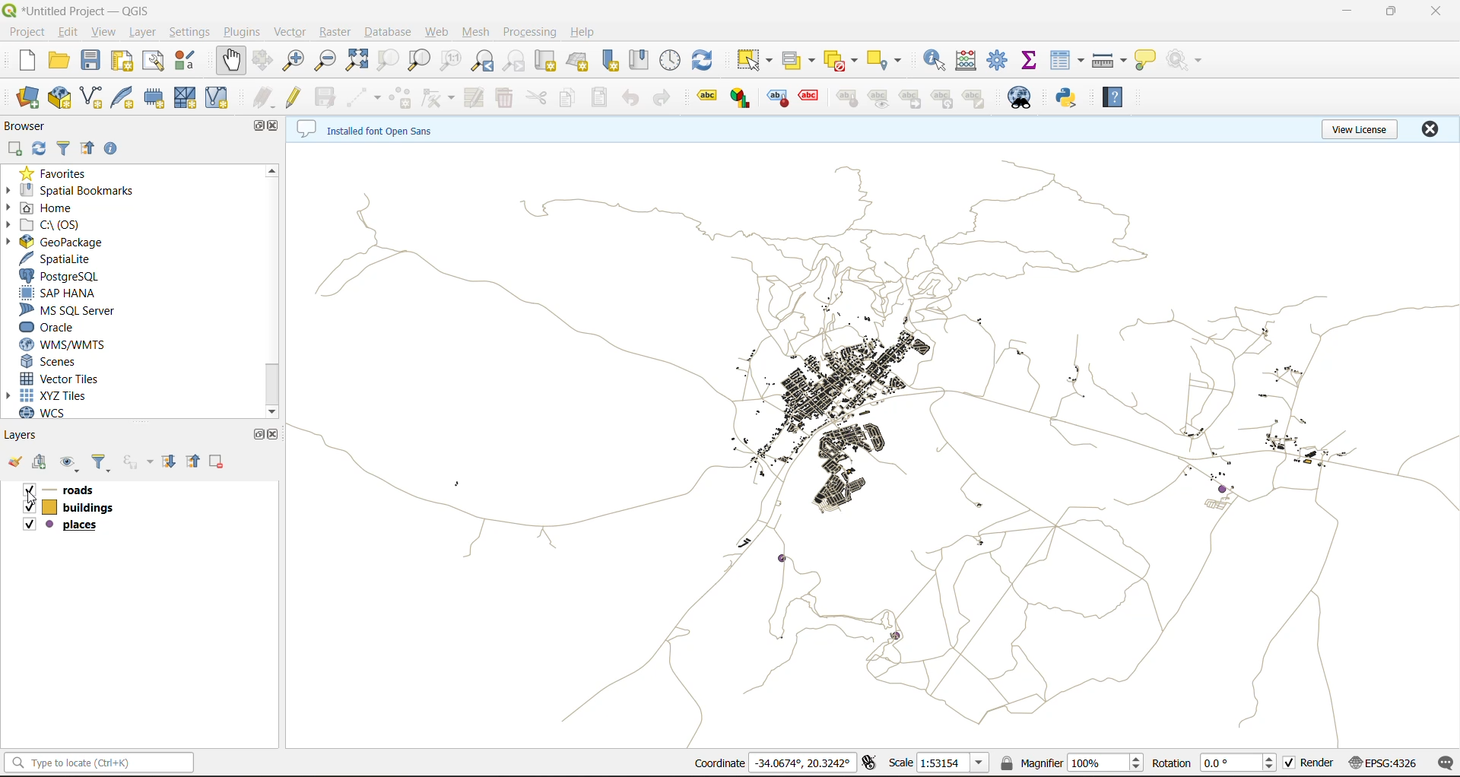 This screenshot has height=777, width=1460. I want to click on show spatial bookmark, so click(637, 58).